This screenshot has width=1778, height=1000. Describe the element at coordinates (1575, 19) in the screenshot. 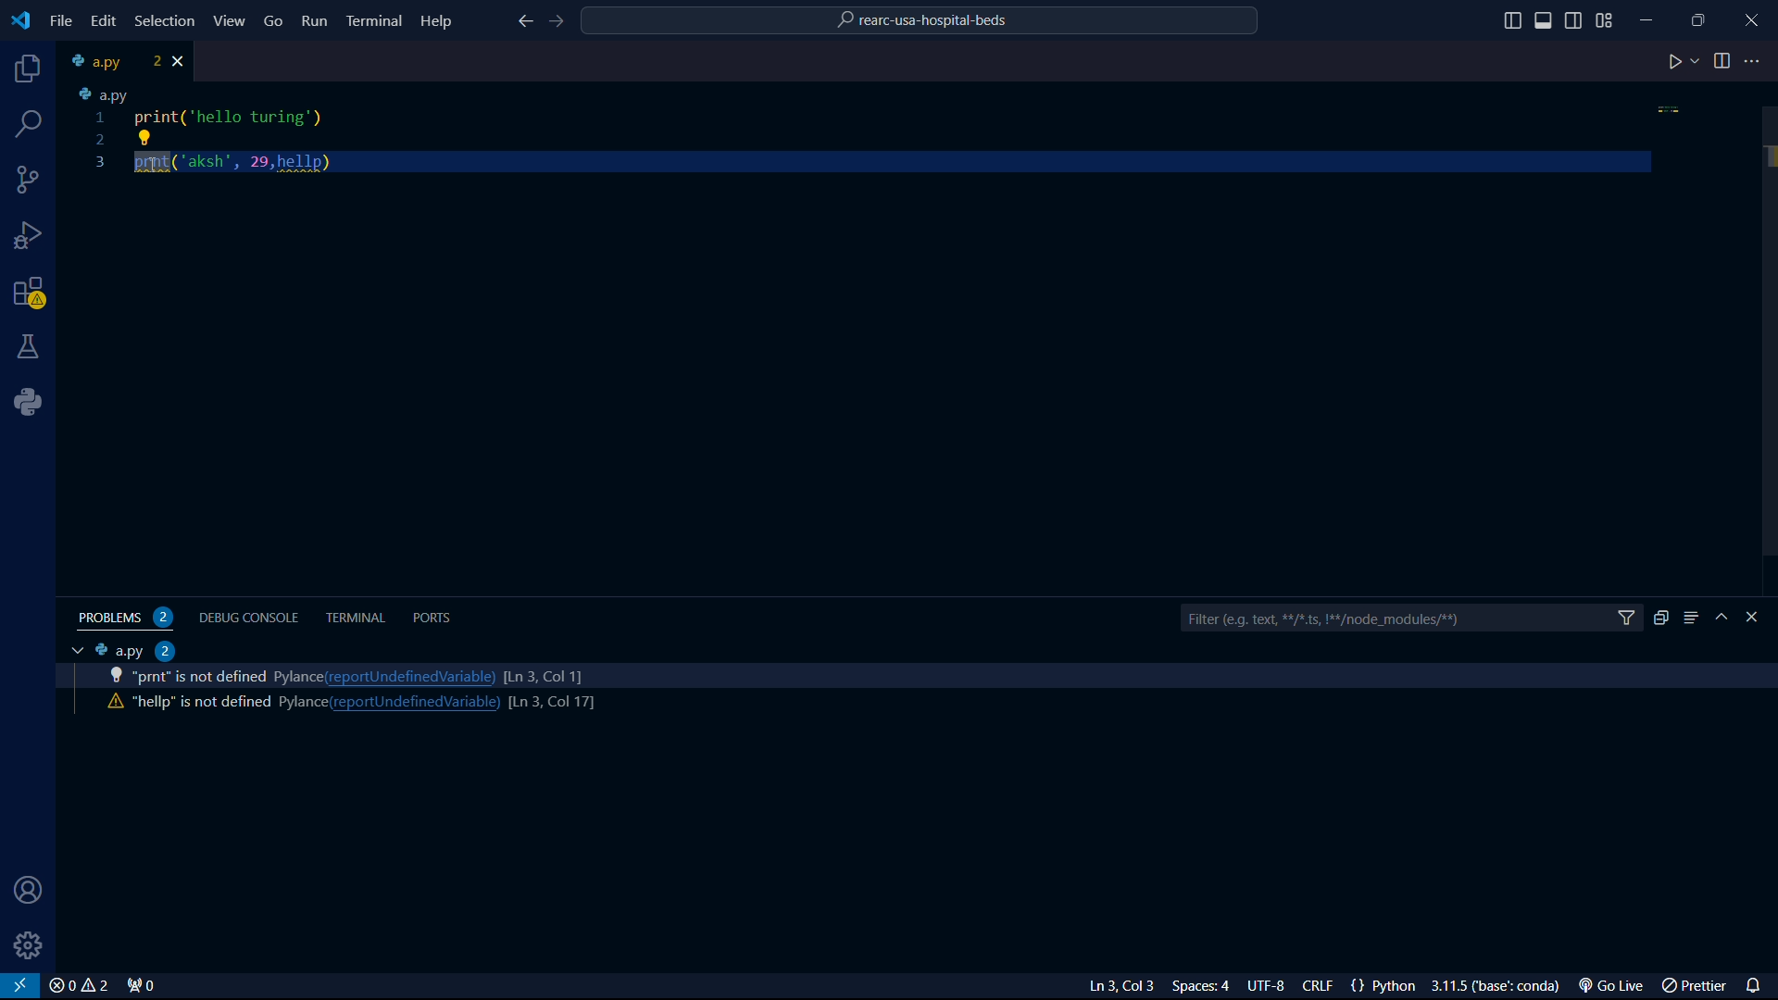

I see `toggle sidebar` at that location.